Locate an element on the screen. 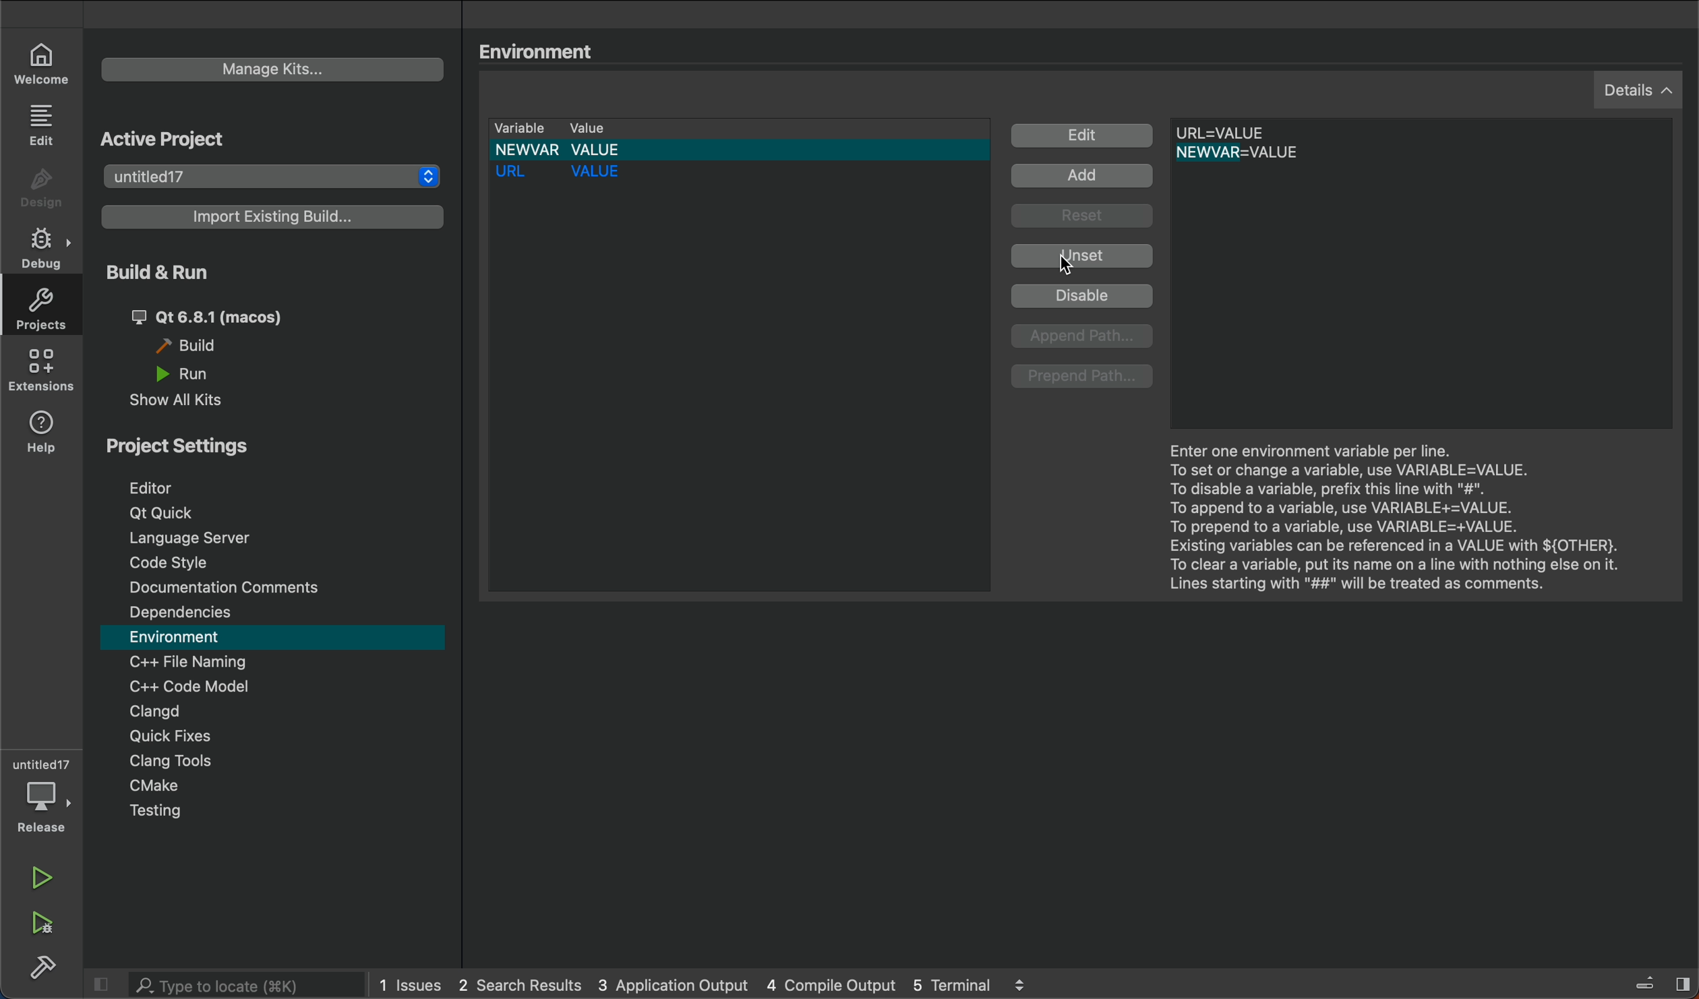 The width and height of the screenshot is (1699, 999). reset is located at coordinates (1083, 219).